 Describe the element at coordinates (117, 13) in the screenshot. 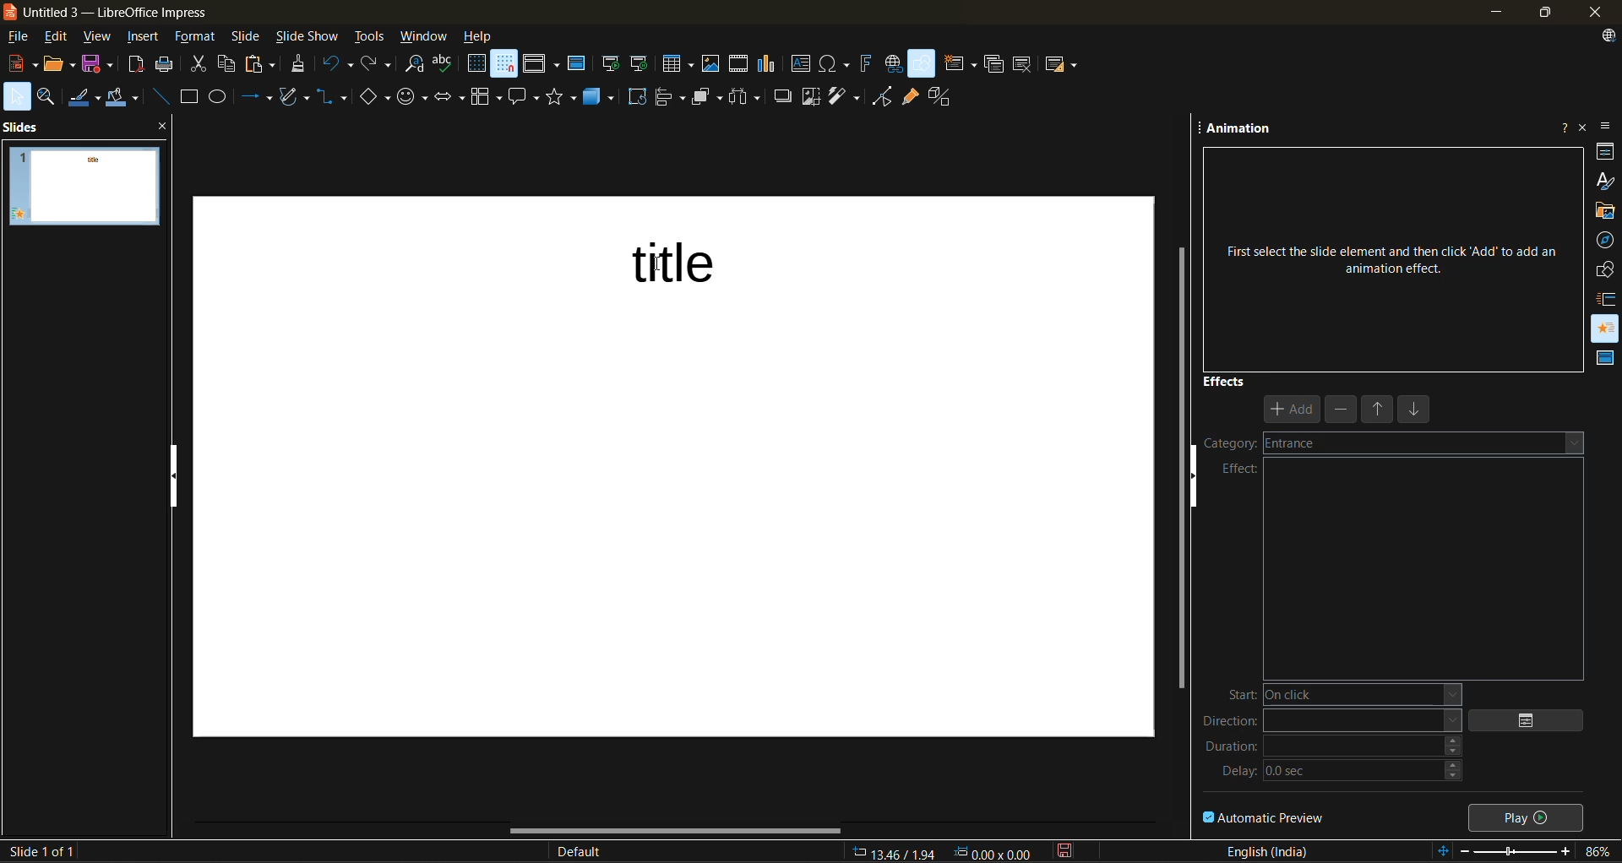

I see `app name and file name` at that location.